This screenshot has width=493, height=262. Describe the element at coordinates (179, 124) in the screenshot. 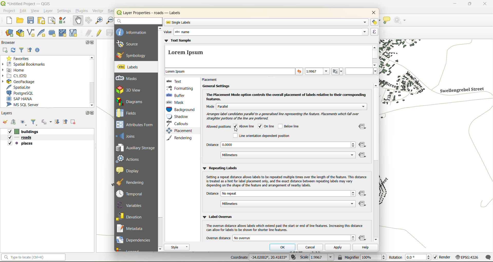

I see `callouts` at that location.